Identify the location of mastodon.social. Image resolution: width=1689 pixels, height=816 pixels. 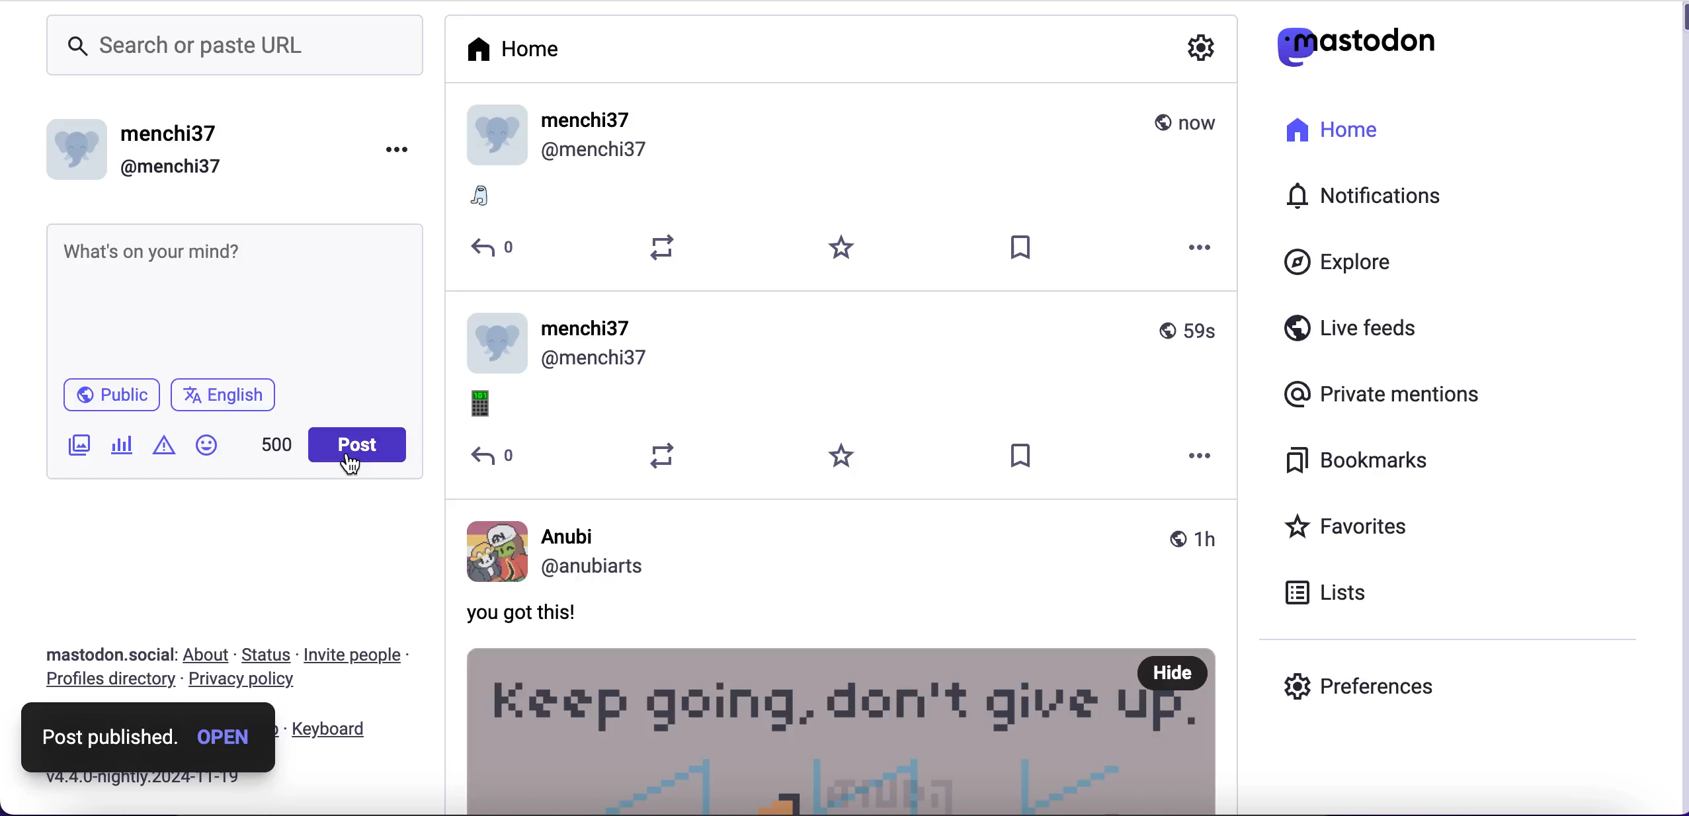
(108, 655).